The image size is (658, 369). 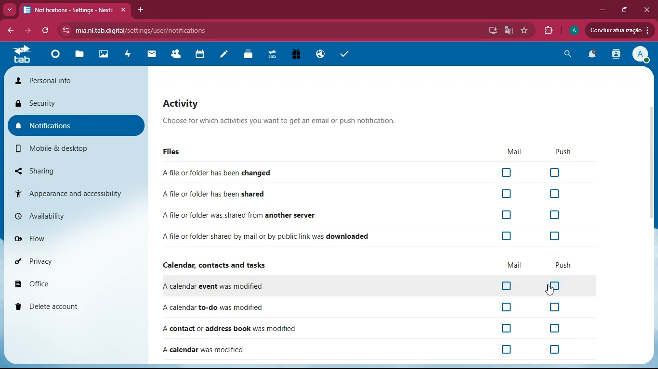 I want to click on Activity, so click(x=280, y=102).